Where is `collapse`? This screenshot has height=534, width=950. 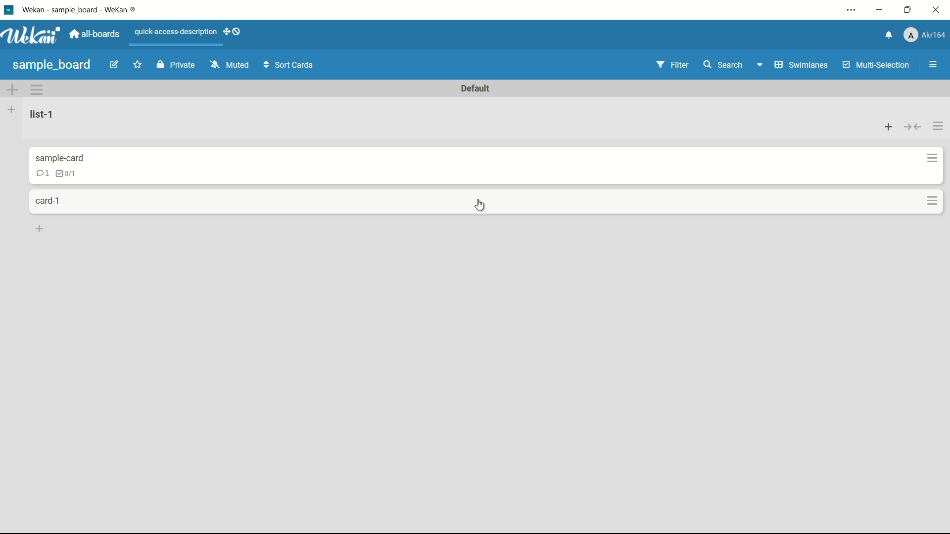
collapse is located at coordinates (912, 124).